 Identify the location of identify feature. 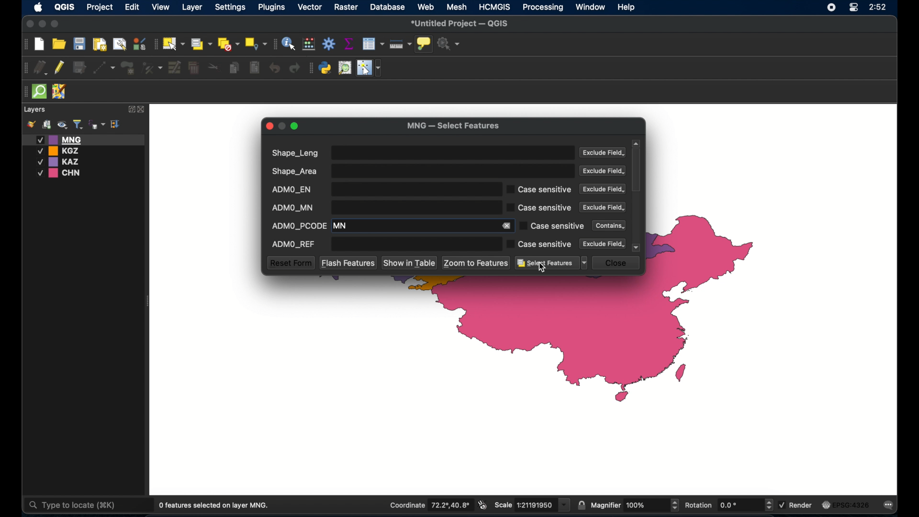
(290, 44).